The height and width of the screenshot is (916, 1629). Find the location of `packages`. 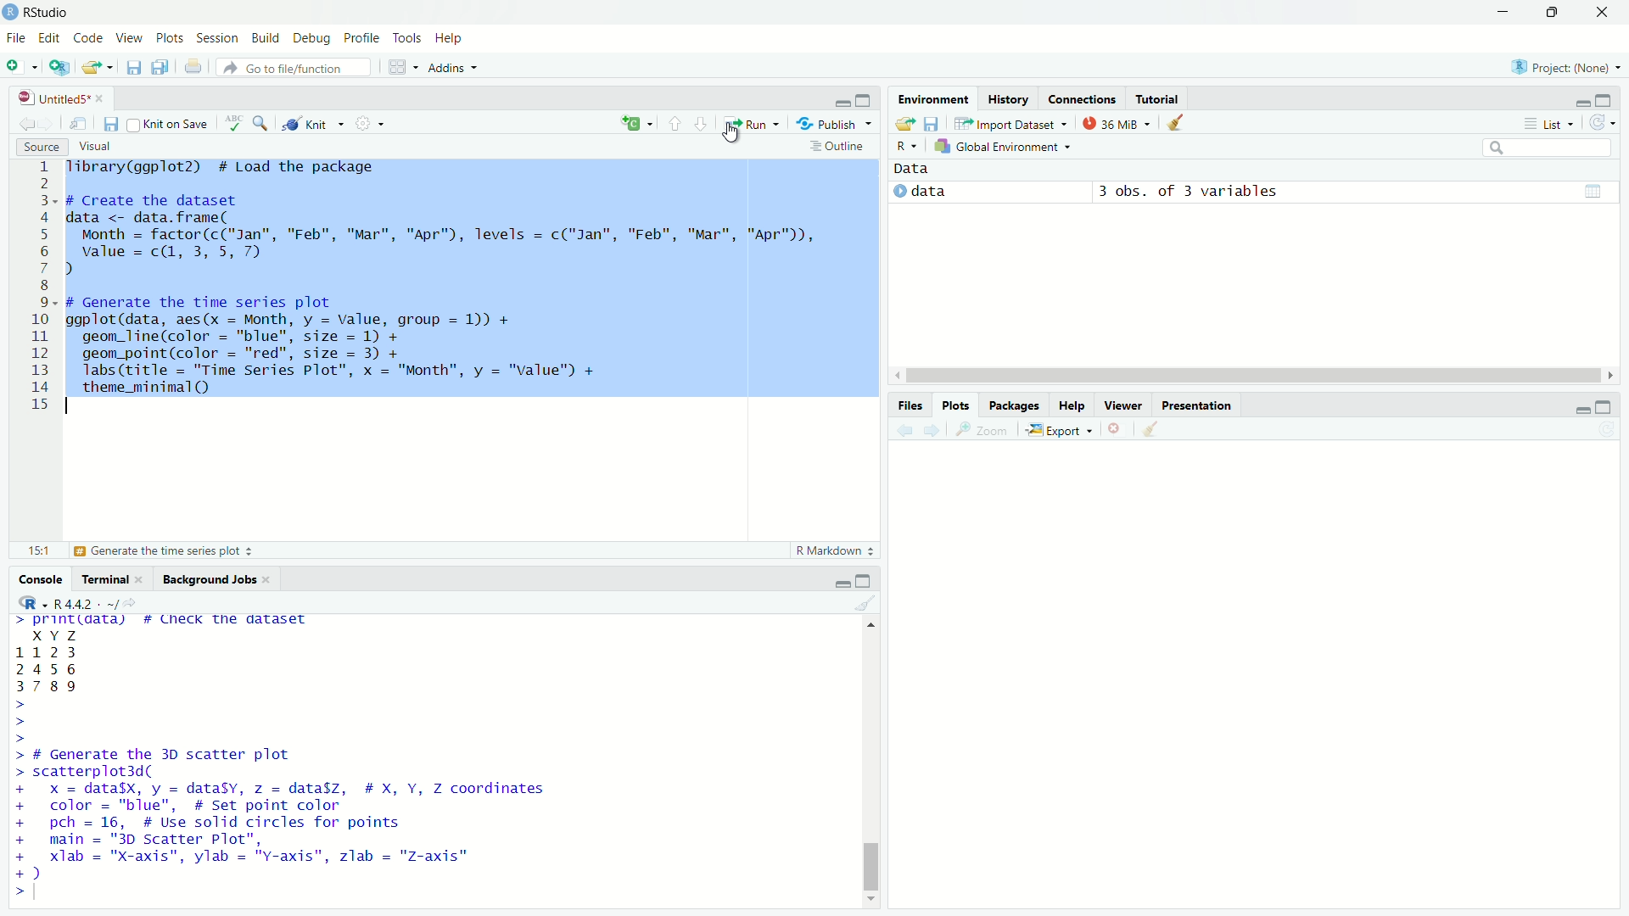

packages is located at coordinates (1016, 406).